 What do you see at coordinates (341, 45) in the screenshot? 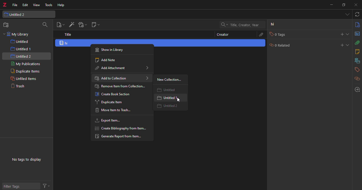
I see `add` at bounding box center [341, 45].